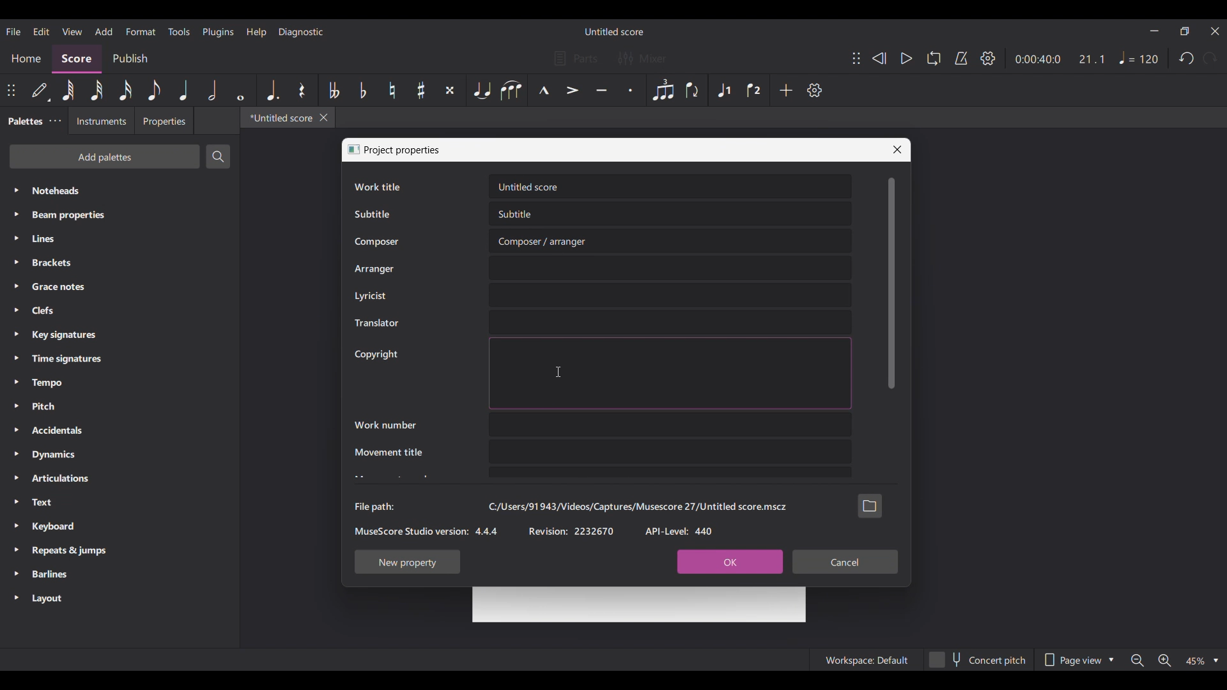 This screenshot has width=1227, height=690. Describe the element at coordinates (119, 310) in the screenshot. I see `Clefs` at that location.